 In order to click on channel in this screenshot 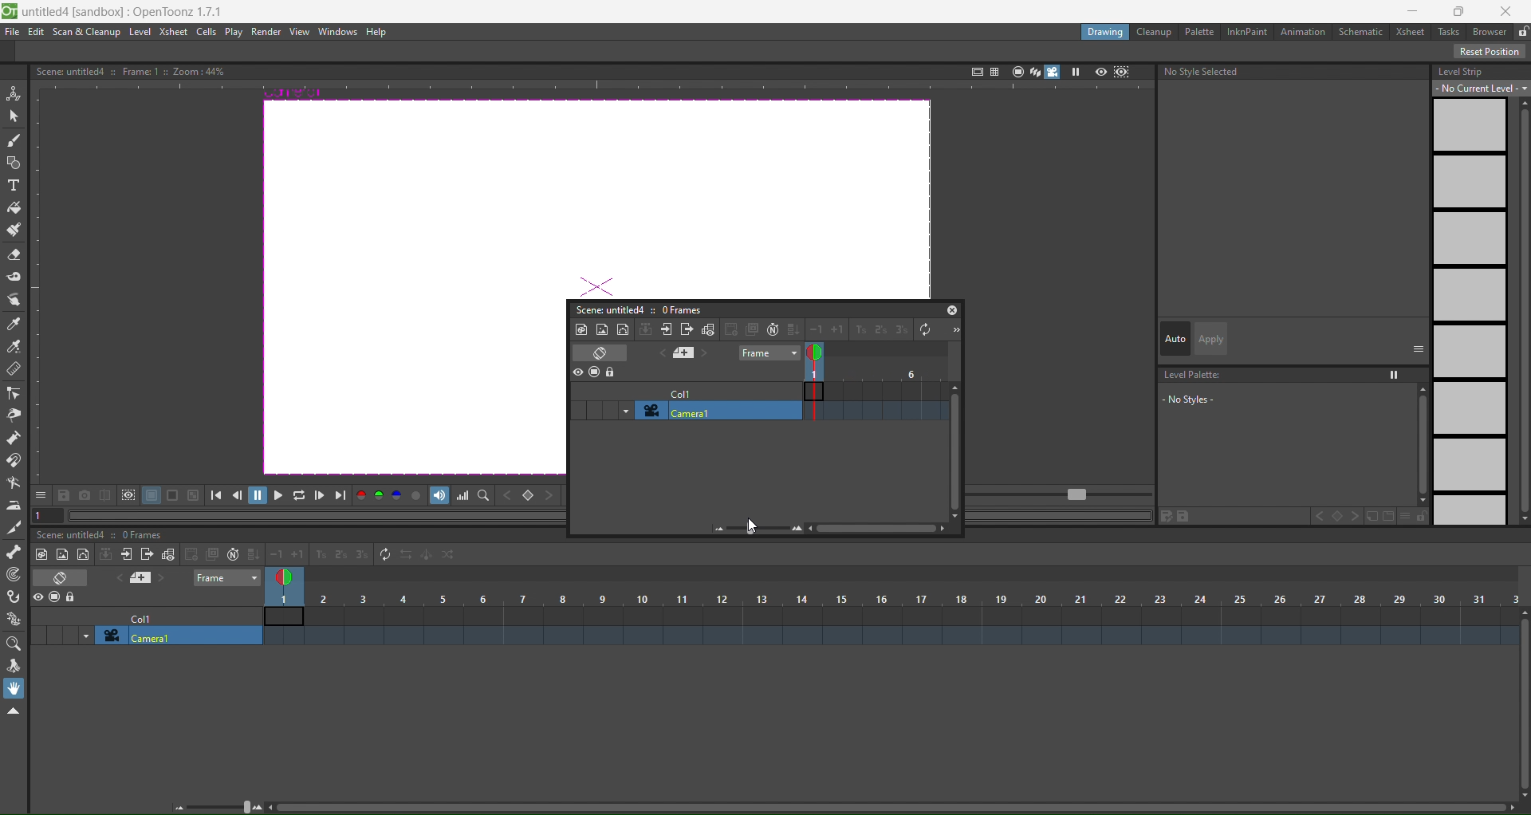, I will do `click(419, 497)`.